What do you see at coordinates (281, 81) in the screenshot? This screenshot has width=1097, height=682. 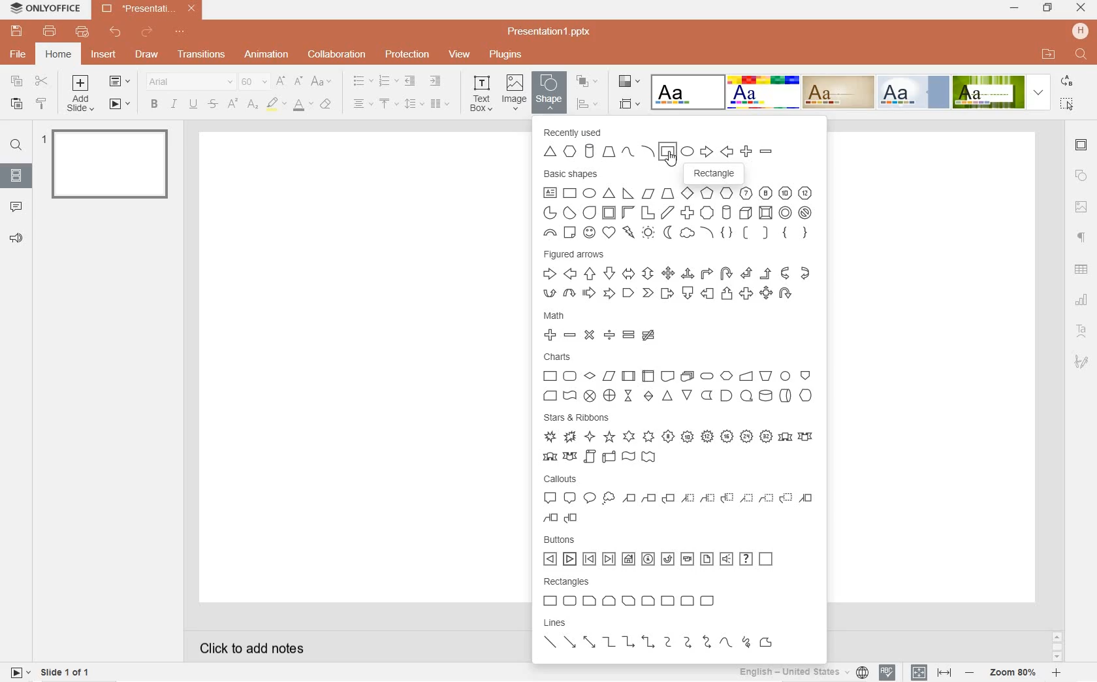 I see `increment font size` at bounding box center [281, 81].